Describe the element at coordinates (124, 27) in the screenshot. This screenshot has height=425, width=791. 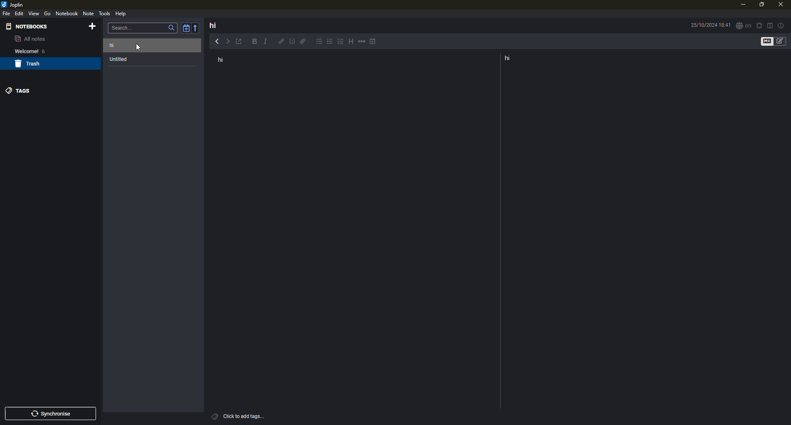
I see `search` at that location.